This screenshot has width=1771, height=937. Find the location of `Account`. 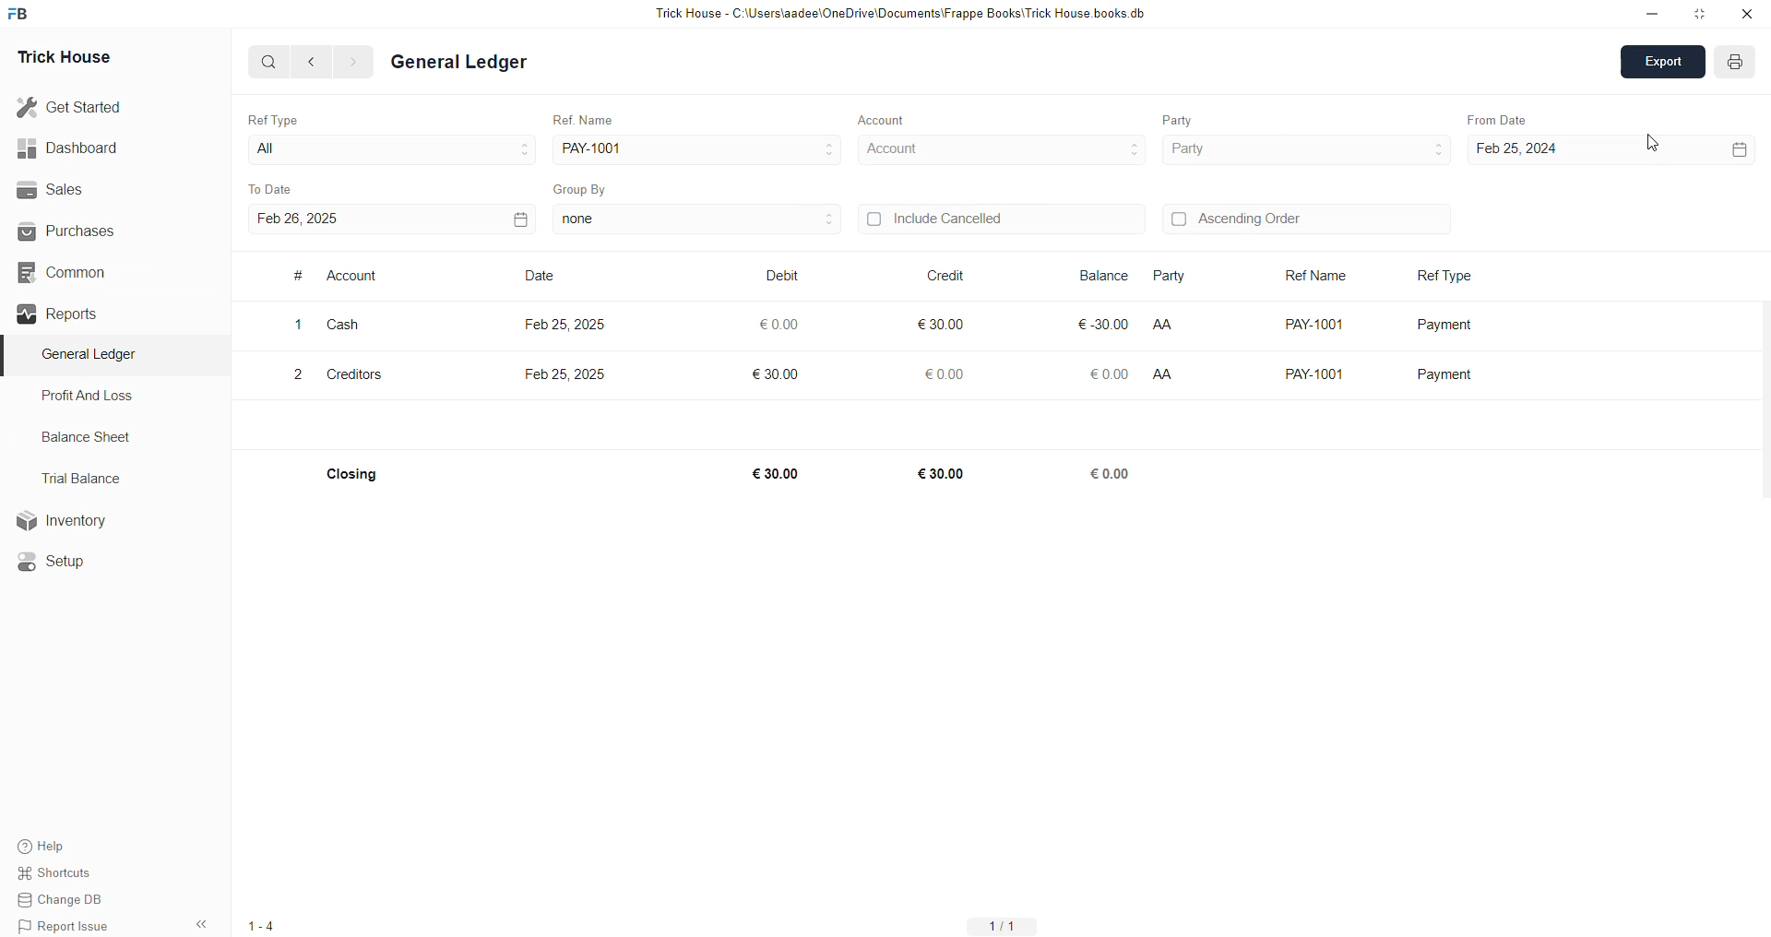

Account is located at coordinates (897, 148).